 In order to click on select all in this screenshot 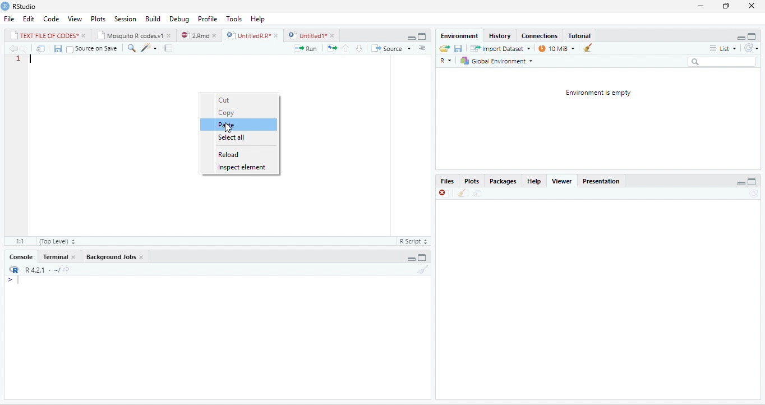, I will do `click(231, 137)`.